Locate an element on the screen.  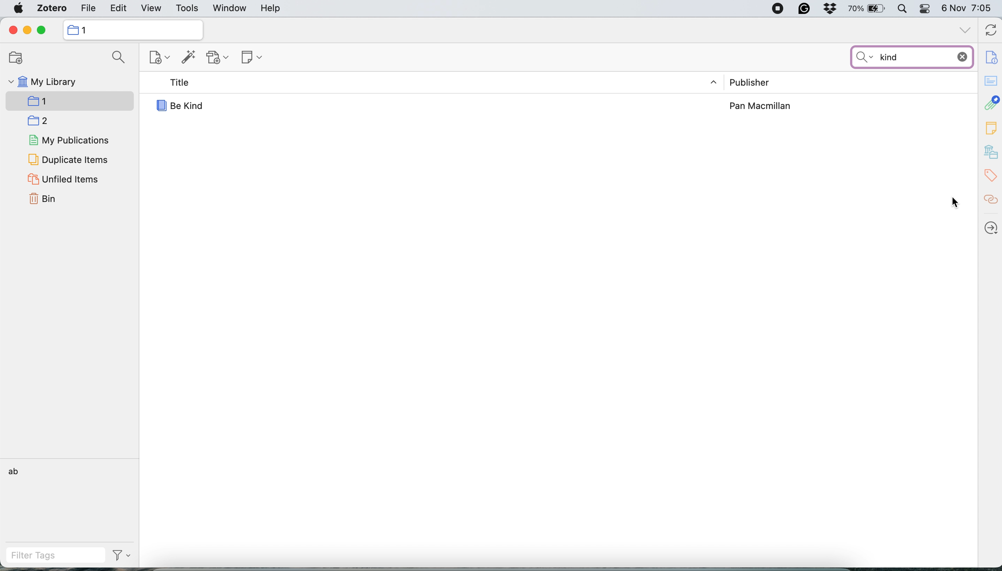
edit is located at coordinates (118, 9).